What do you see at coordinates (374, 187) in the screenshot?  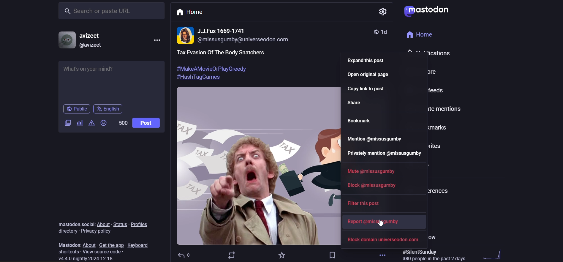 I see `block` at bounding box center [374, 187].